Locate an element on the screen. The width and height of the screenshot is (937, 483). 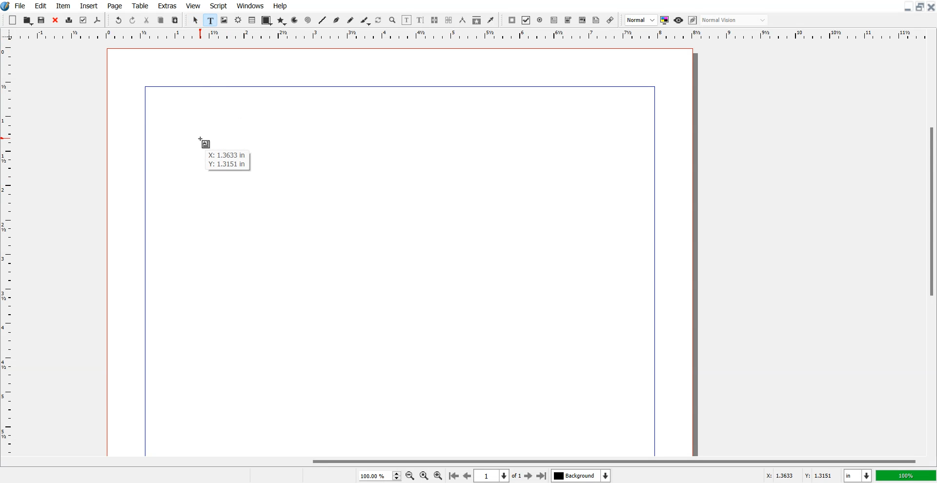
X, Y Co-ordinate is located at coordinates (799, 476).